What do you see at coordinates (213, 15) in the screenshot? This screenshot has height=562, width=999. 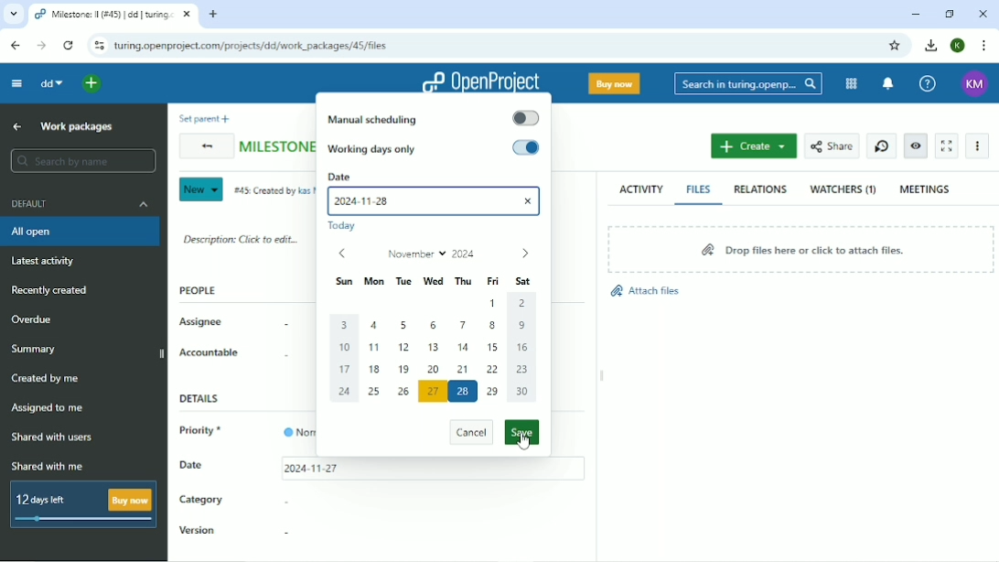 I see `New tab` at bounding box center [213, 15].